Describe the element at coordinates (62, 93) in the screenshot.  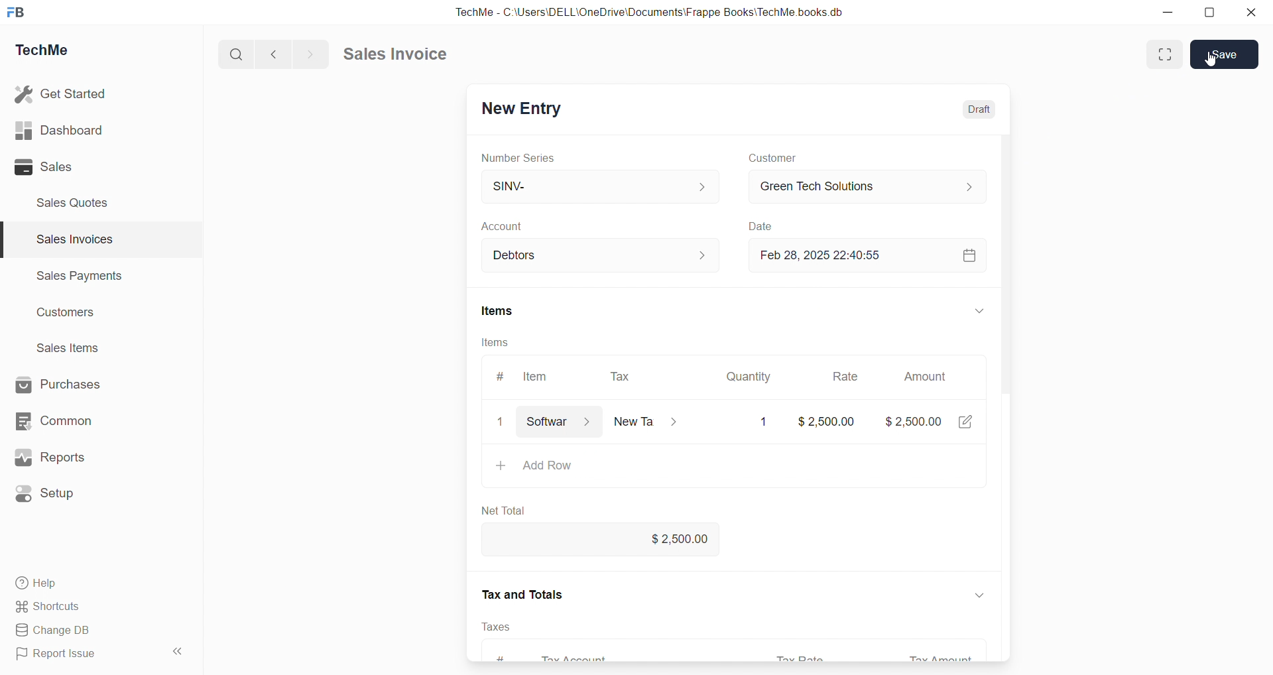
I see `Get Started` at that location.